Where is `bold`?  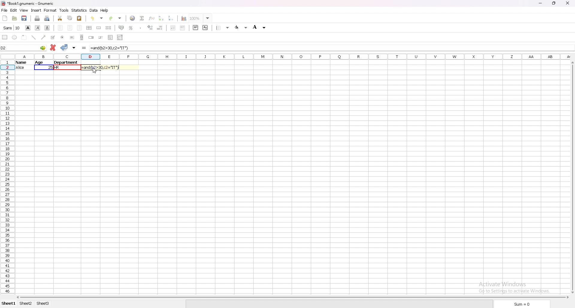
bold is located at coordinates (28, 28).